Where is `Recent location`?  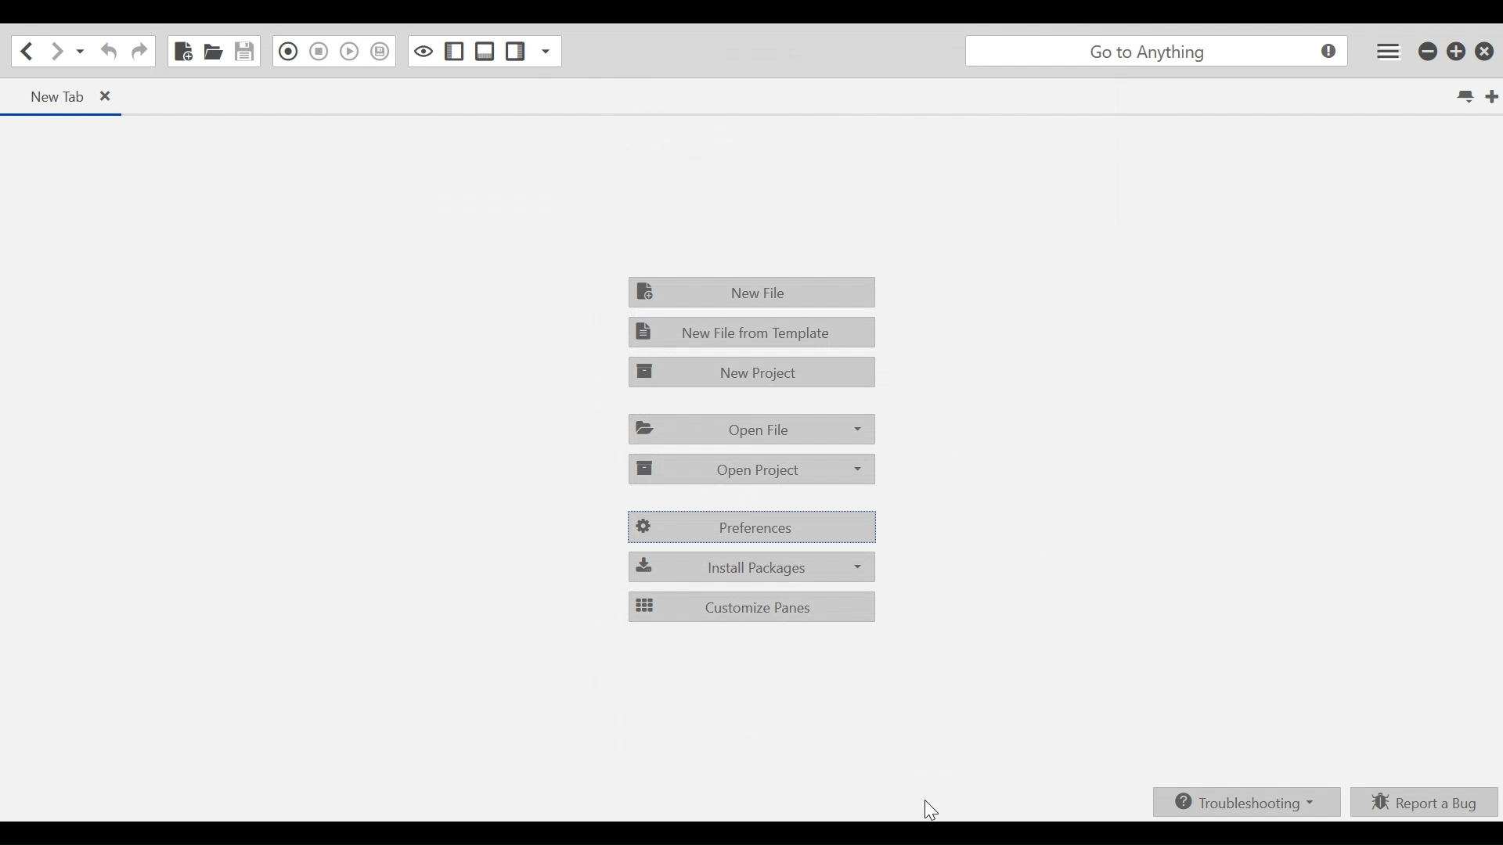 Recent location is located at coordinates (79, 52).